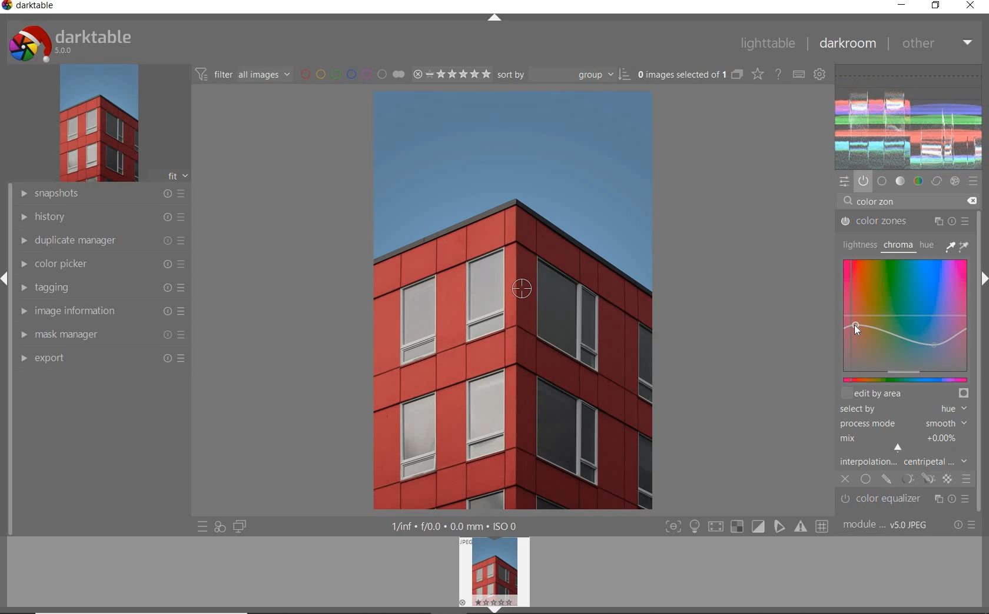 This screenshot has height=614, width=989. Describe the element at coordinates (220, 526) in the screenshot. I see `quick access for applying any of your styles` at that location.